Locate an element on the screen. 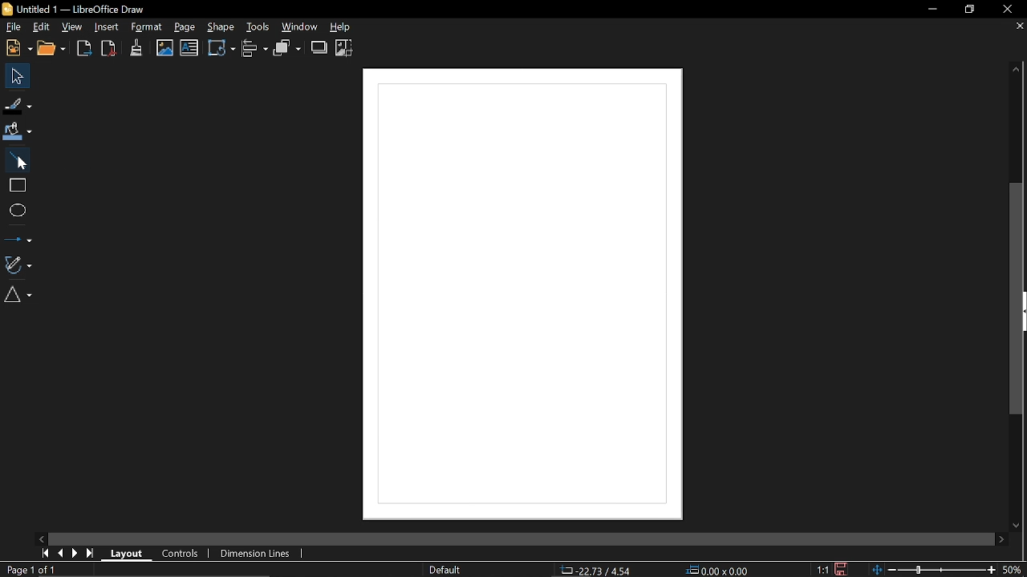  Tools is located at coordinates (258, 27).